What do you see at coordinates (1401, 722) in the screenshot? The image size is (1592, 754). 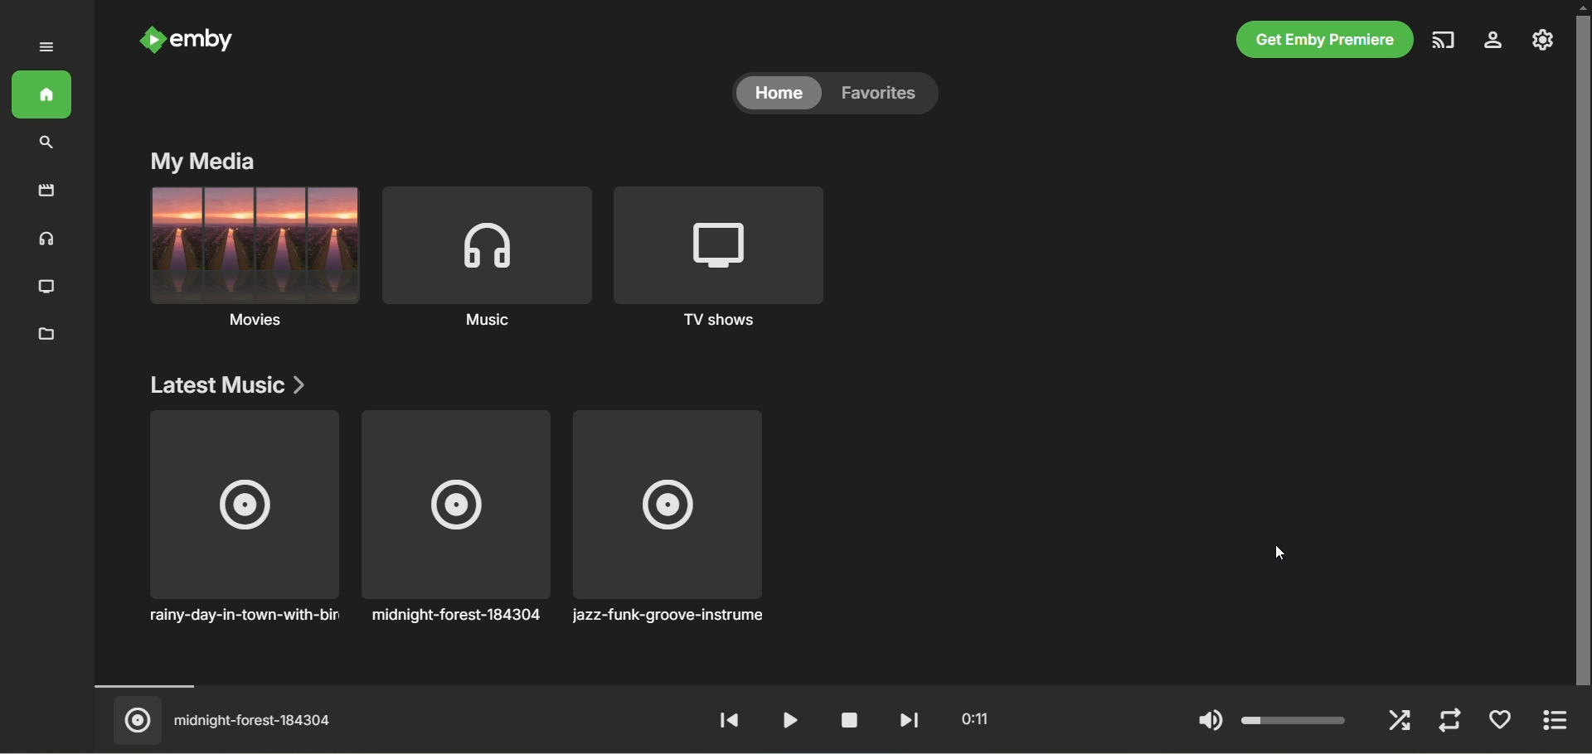 I see `shuffle` at bounding box center [1401, 722].